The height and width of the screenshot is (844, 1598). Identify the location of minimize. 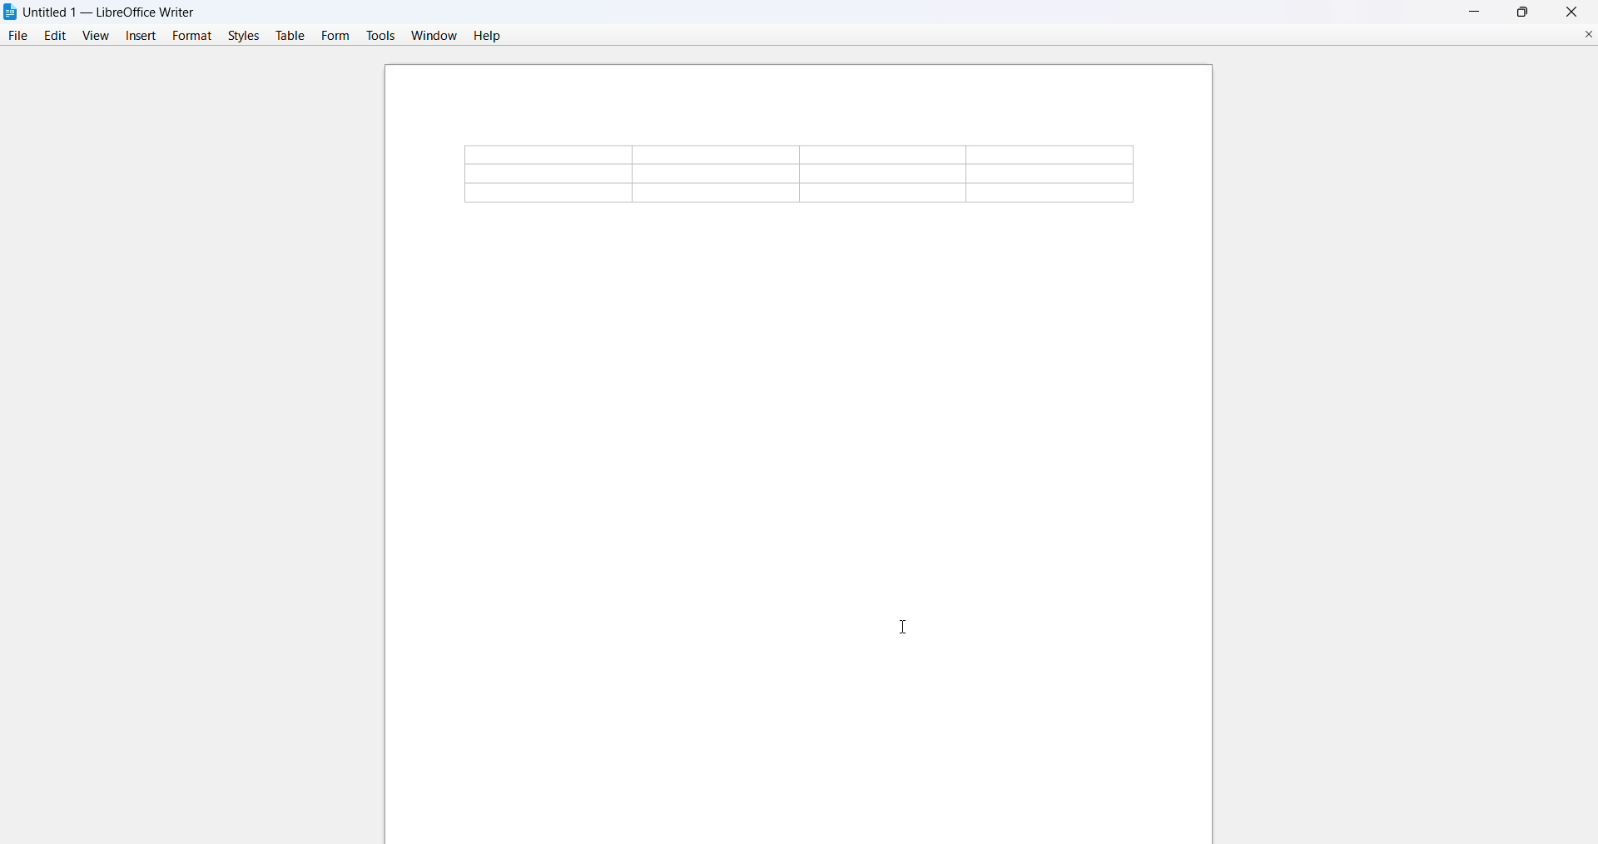
(1470, 11).